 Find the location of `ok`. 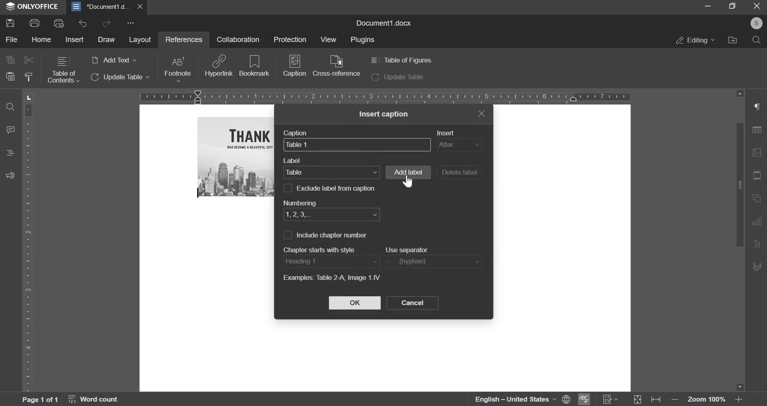

ok is located at coordinates (355, 303).